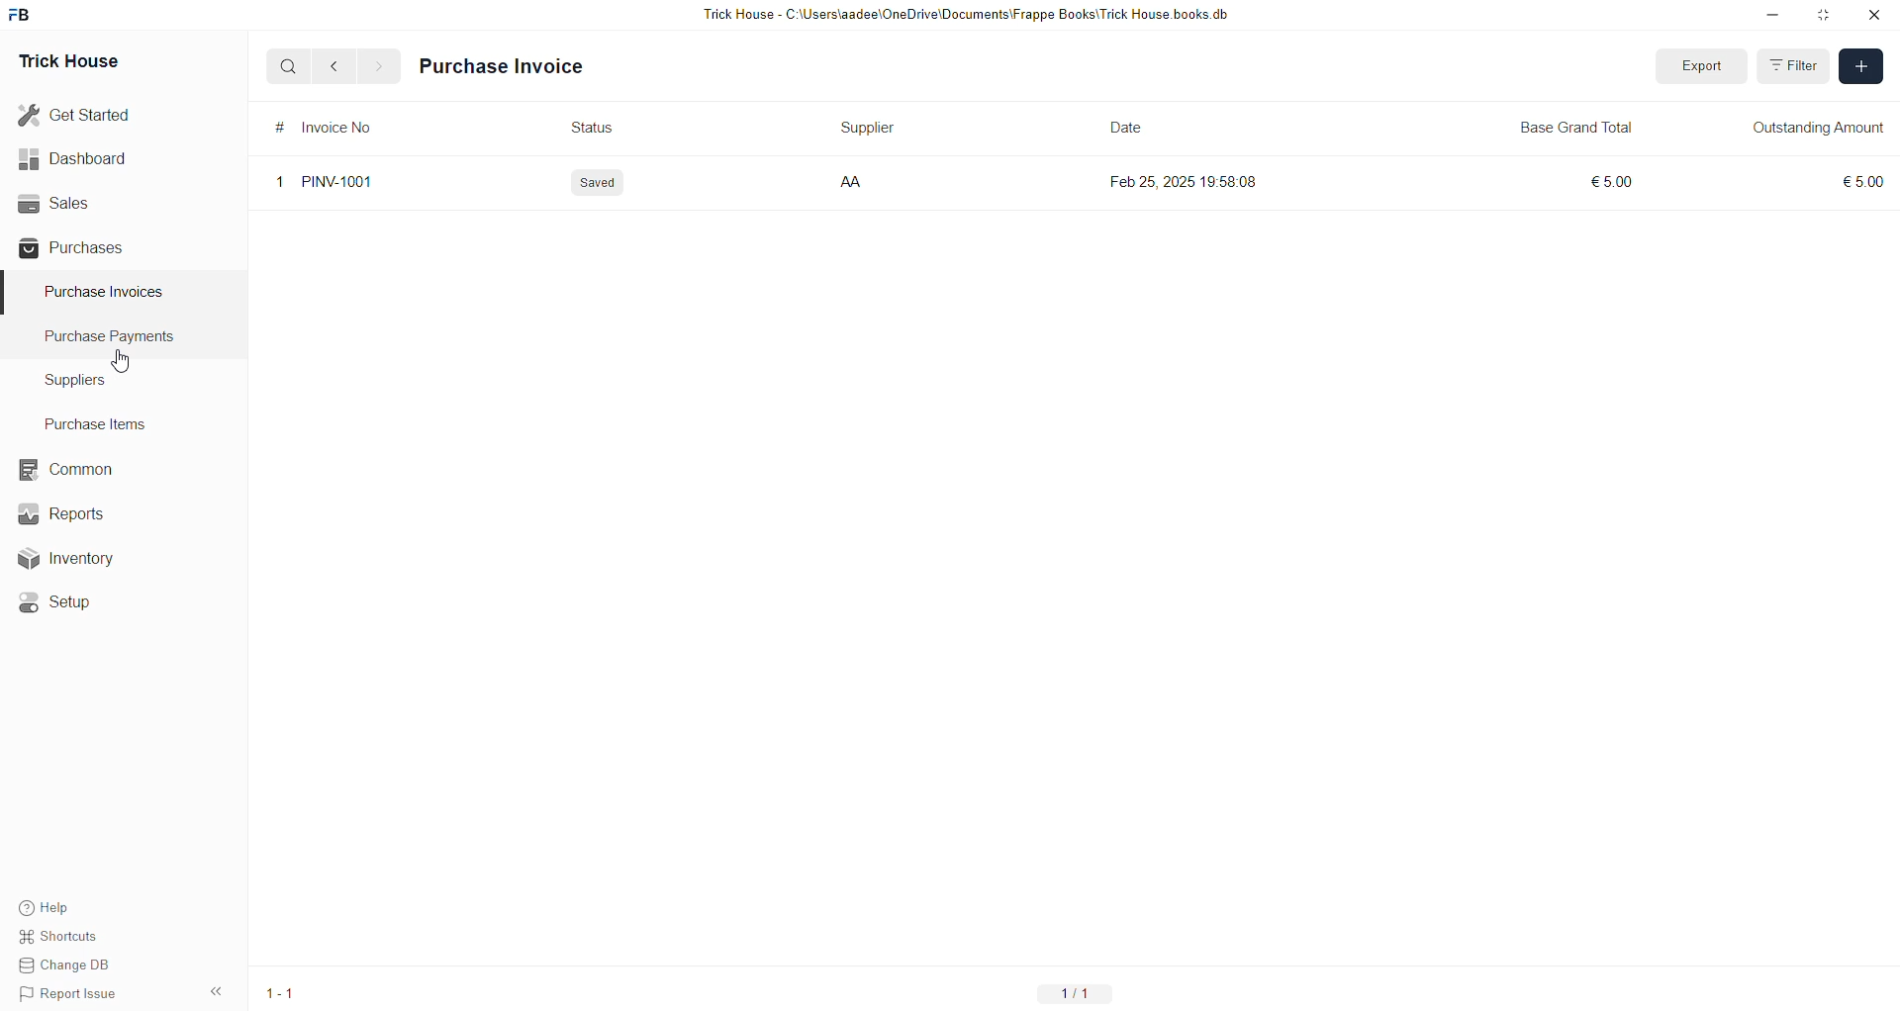  What do you see at coordinates (123, 360) in the screenshot?
I see `cursor` at bounding box center [123, 360].